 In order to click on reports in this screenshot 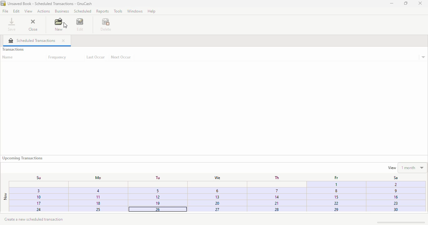, I will do `click(103, 11)`.